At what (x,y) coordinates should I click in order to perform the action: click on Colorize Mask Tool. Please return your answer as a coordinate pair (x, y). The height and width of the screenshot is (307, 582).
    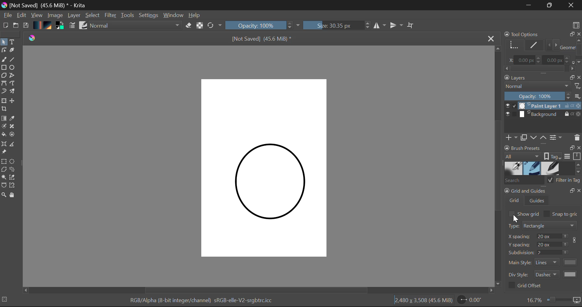
    Looking at the image, I should click on (4, 126).